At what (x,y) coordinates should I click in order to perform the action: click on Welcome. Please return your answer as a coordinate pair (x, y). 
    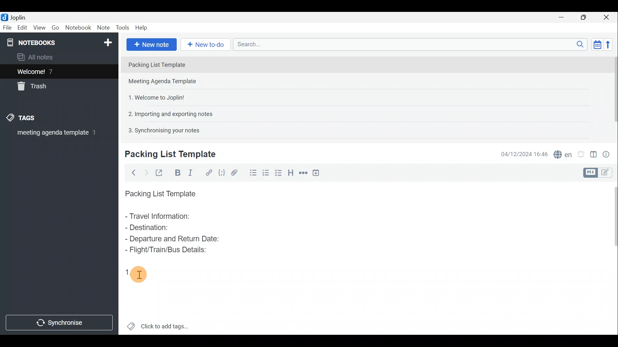
    Looking at the image, I should click on (49, 71).